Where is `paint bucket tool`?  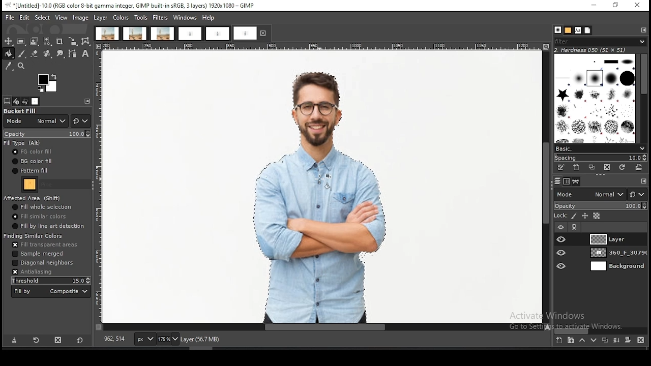 paint bucket tool is located at coordinates (8, 54).